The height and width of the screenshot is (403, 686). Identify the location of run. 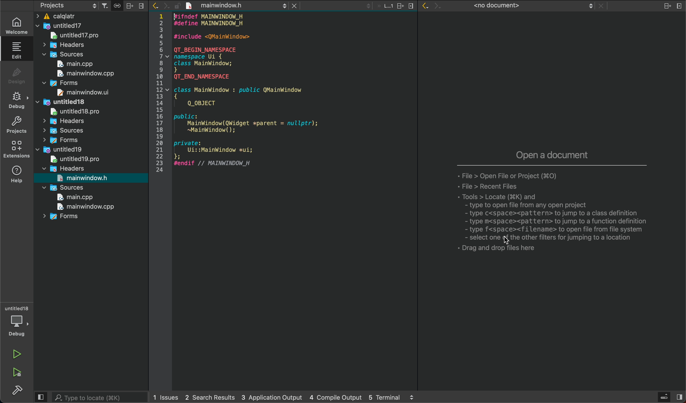
(16, 353).